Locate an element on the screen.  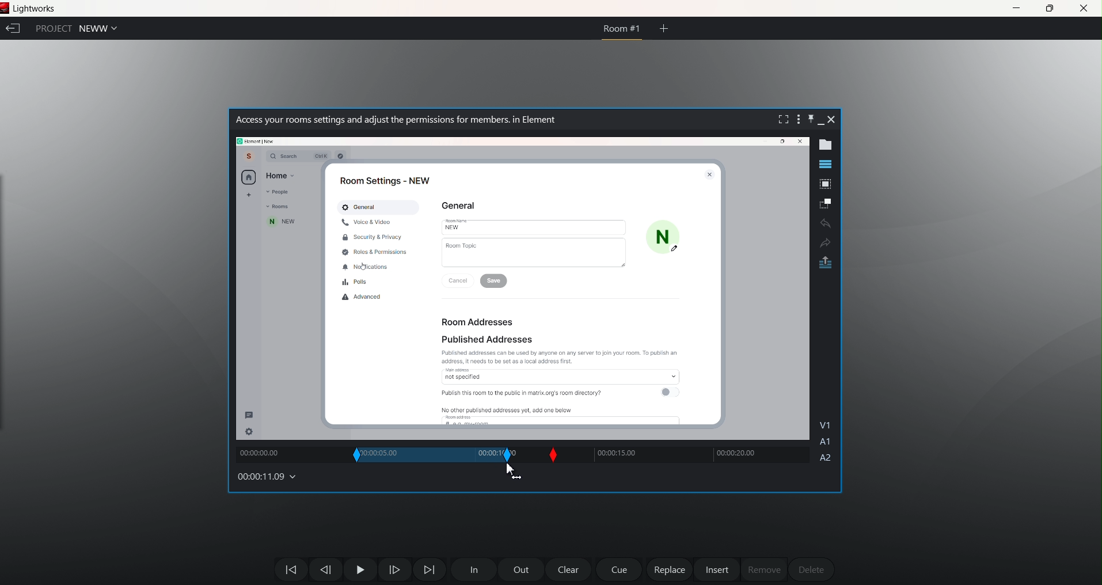
Home is located at coordinates (281, 176).